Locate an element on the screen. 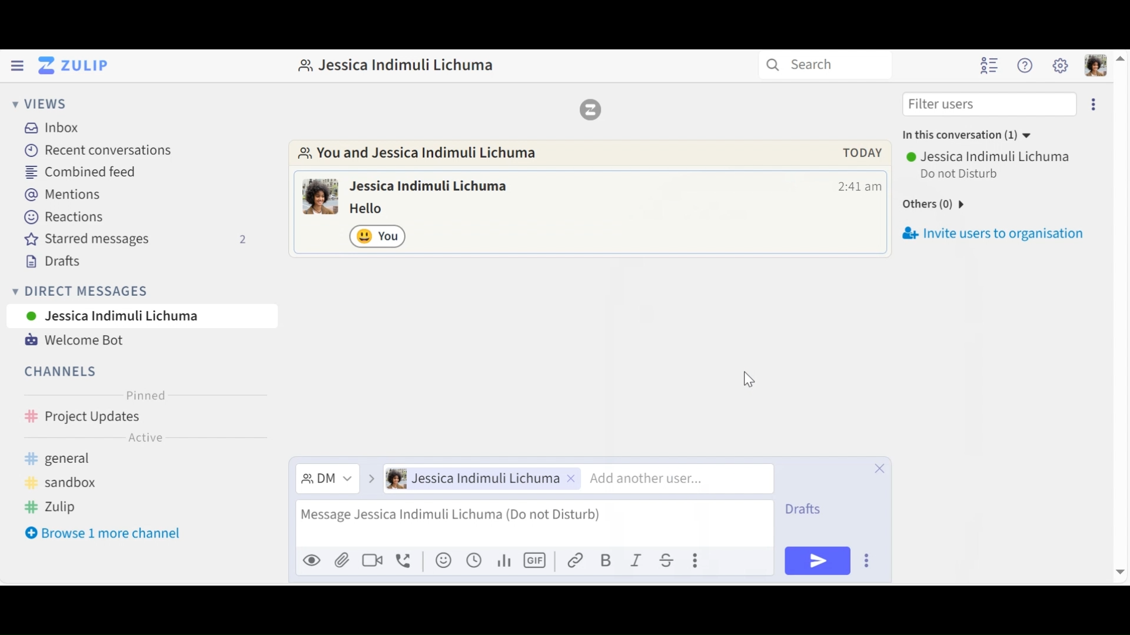 The height and width of the screenshot is (635, 1130). Status is located at coordinates (962, 175).